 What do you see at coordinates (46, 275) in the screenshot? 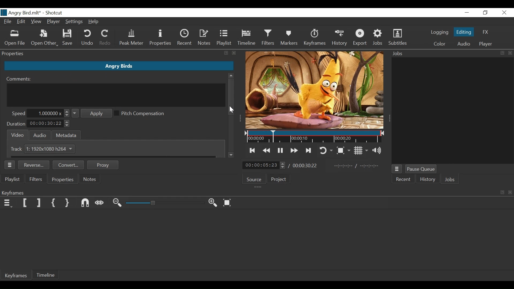
I see `Timeline` at bounding box center [46, 275].